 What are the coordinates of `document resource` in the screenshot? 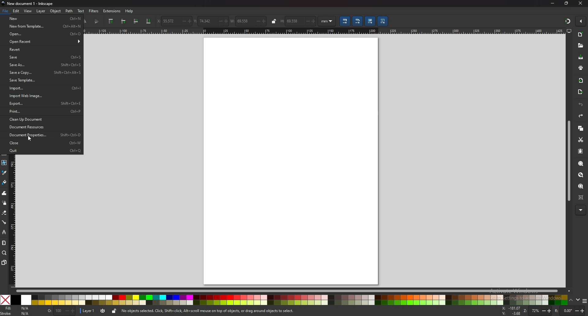 It's located at (42, 127).